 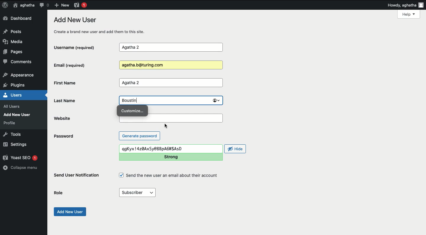 What do you see at coordinates (170, 101) in the screenshot?
I see `Boustin` at bounding box center [170, 101].